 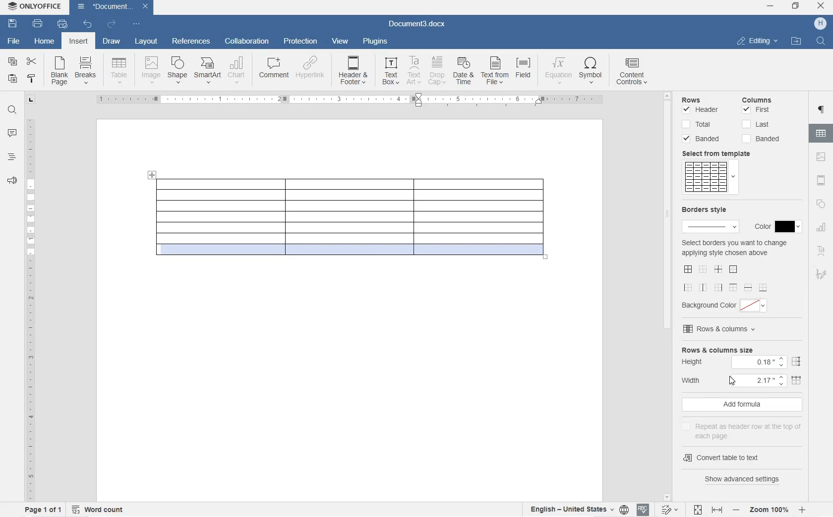 I want to click on CURSOR, so click(x=733, y=380).